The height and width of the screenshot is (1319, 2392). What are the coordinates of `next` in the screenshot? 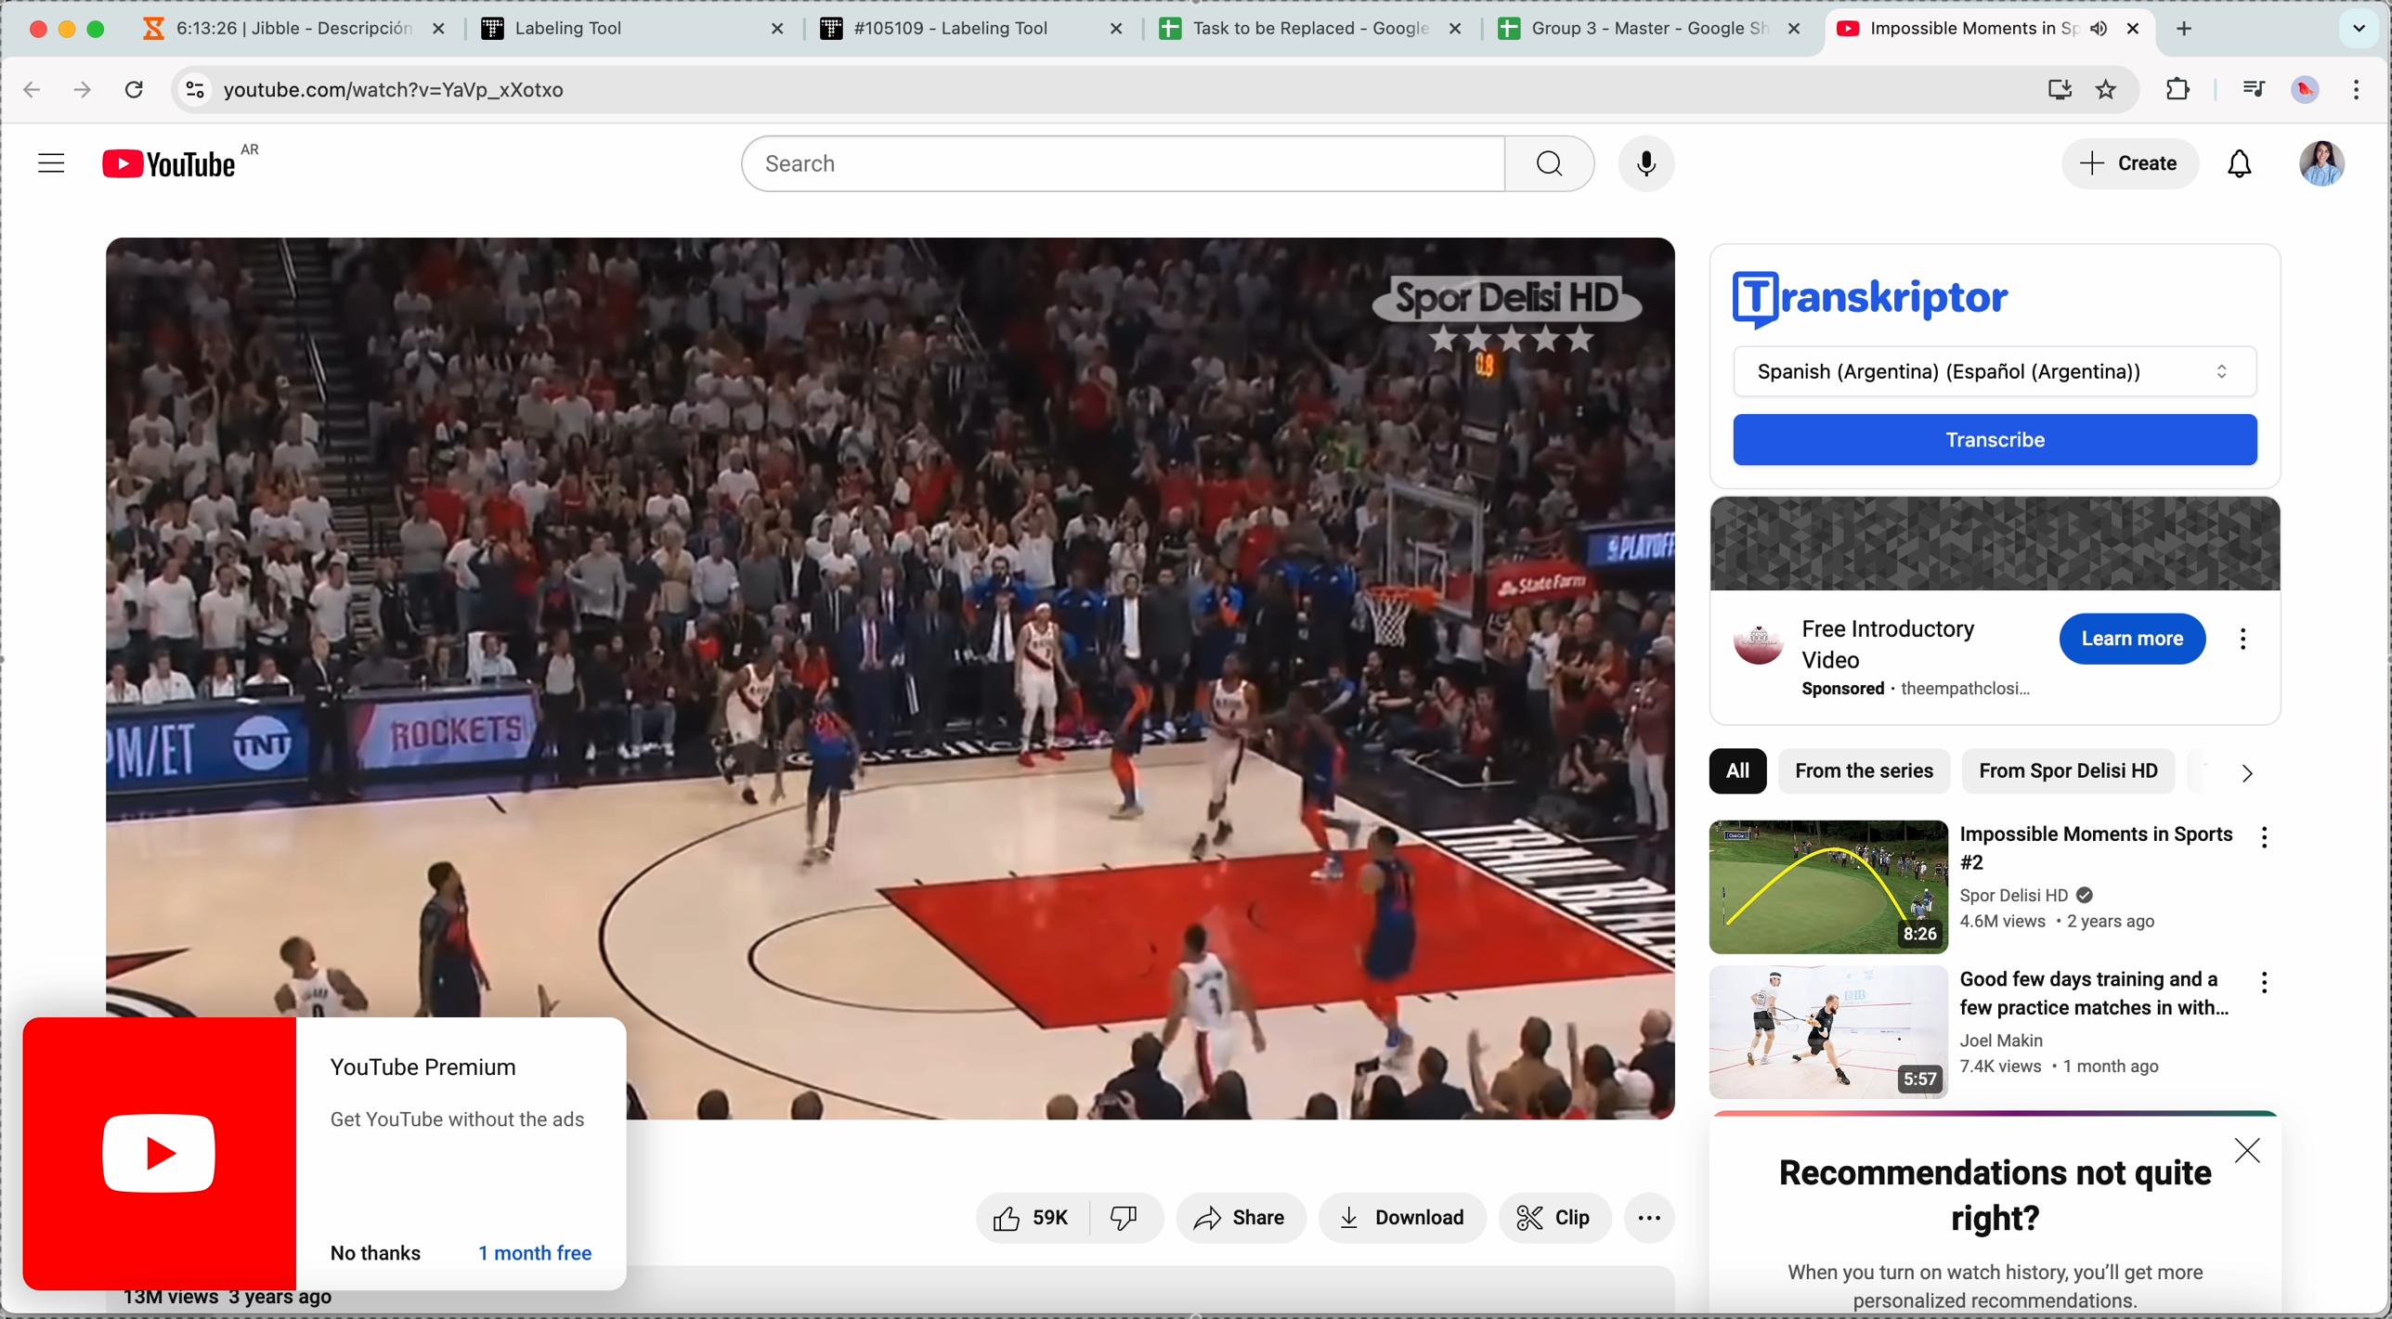 It's located at (2248, 773).